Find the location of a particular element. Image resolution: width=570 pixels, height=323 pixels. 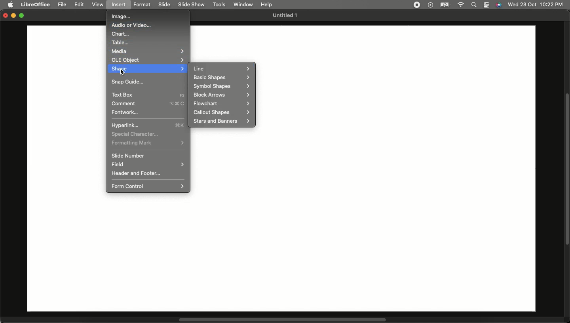

Notification bar is located at coordinates (487, 5).